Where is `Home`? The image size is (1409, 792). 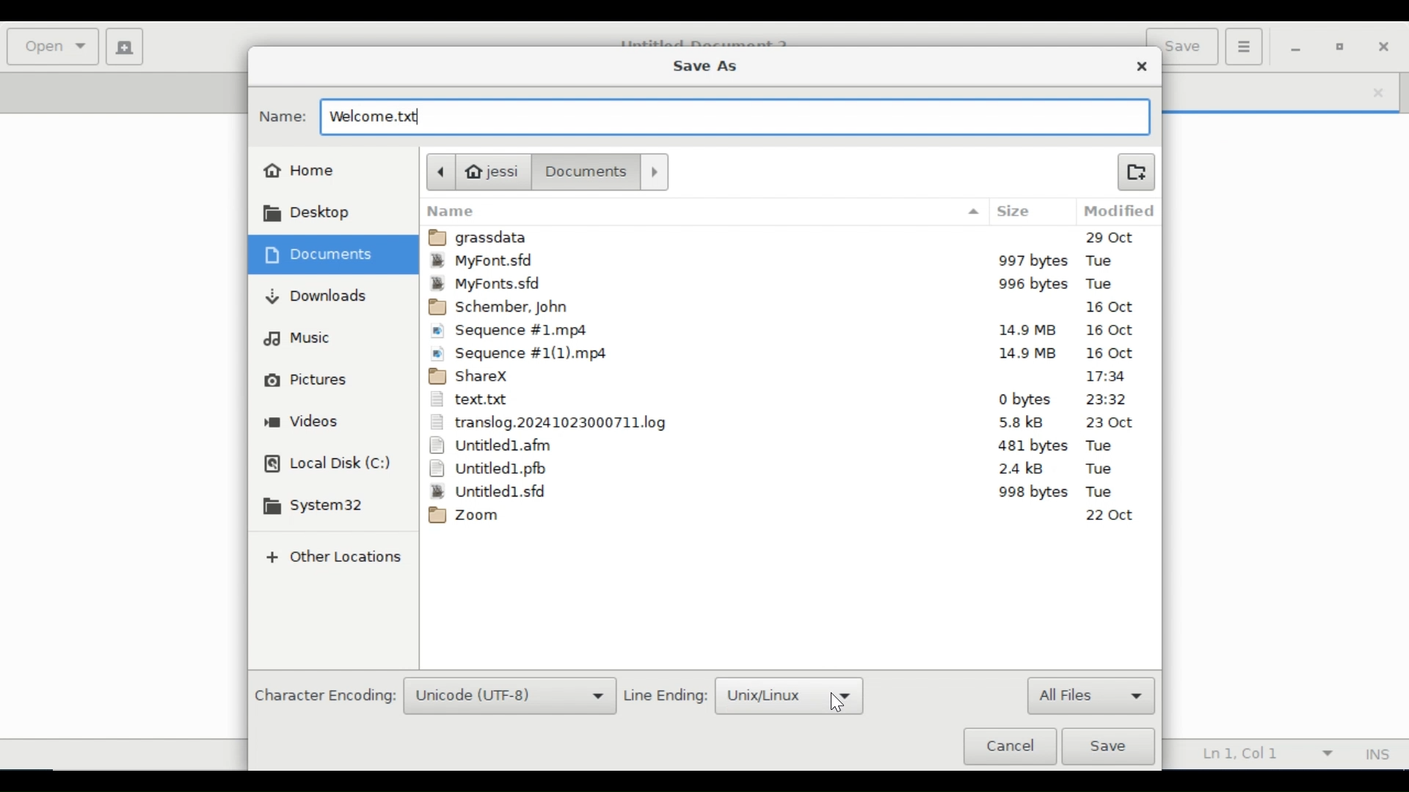 Home is located at coordinates (301, 171).